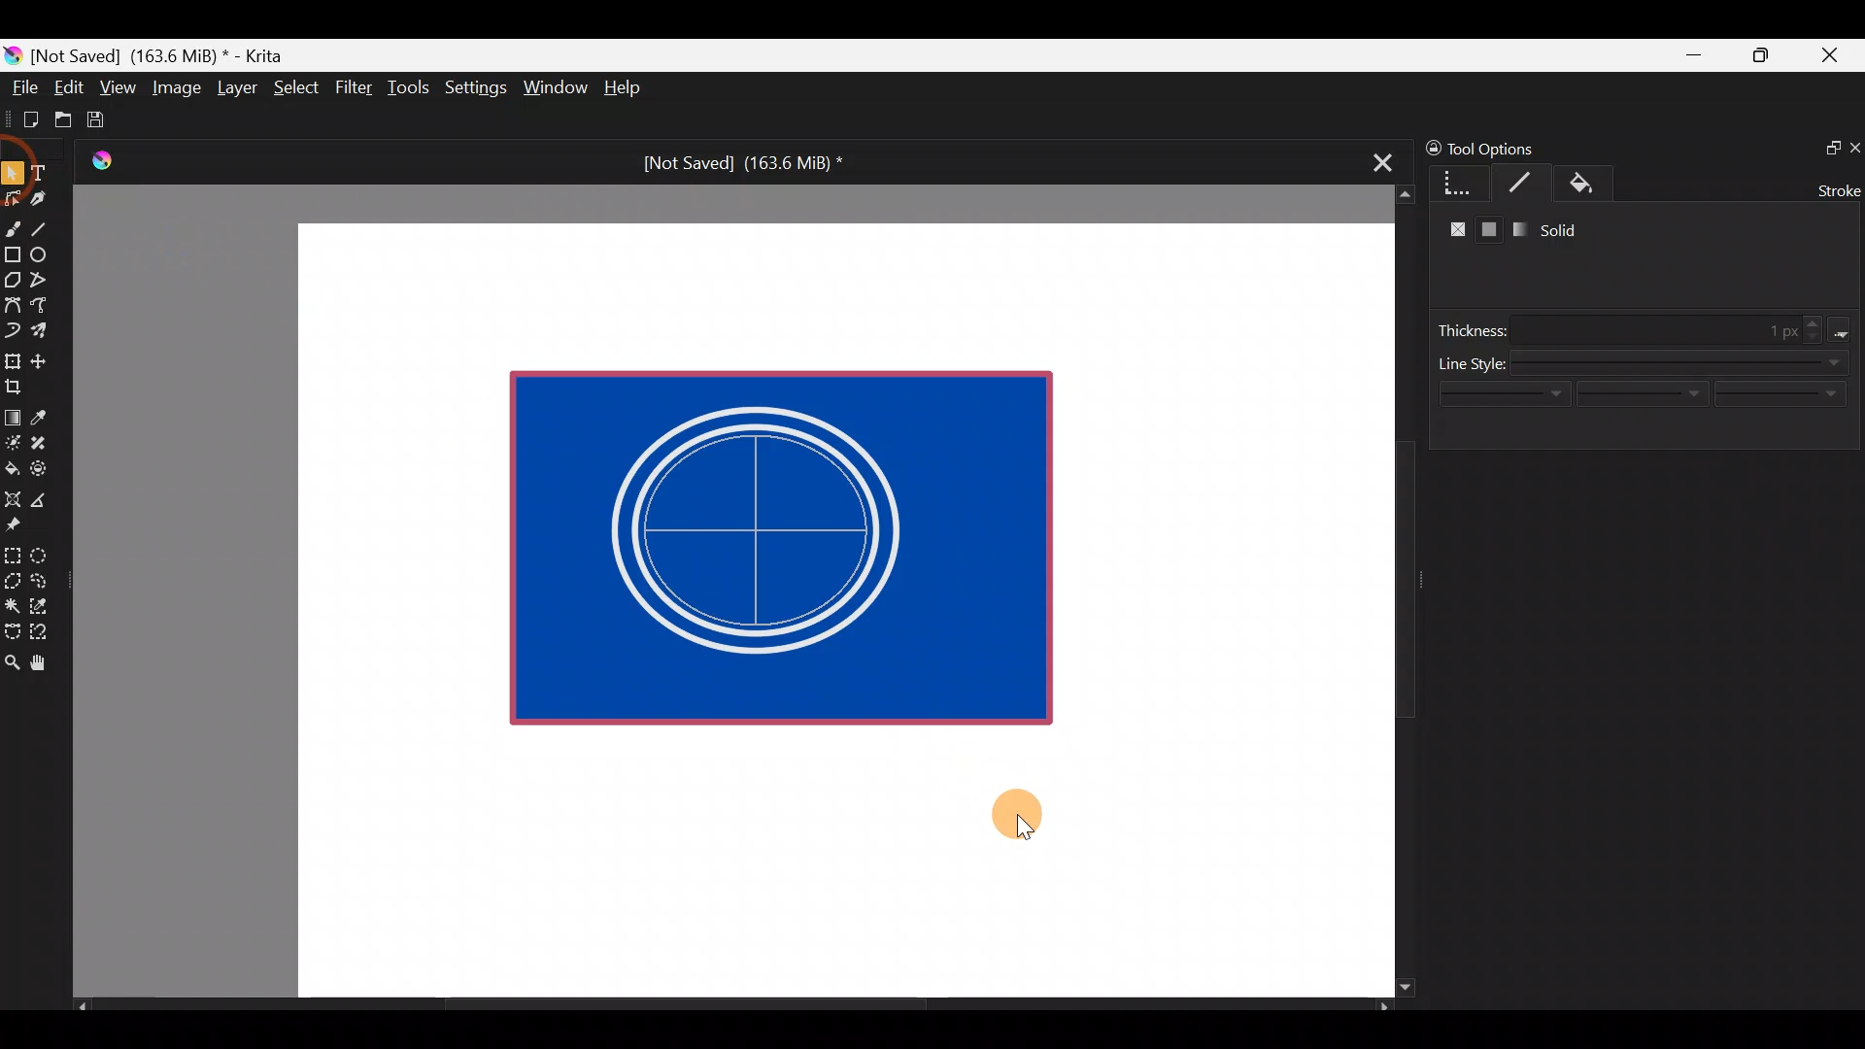 The width and height of the screenshot is (1865, 1049). I want to click on Gradient fill, so click(1515, 229).